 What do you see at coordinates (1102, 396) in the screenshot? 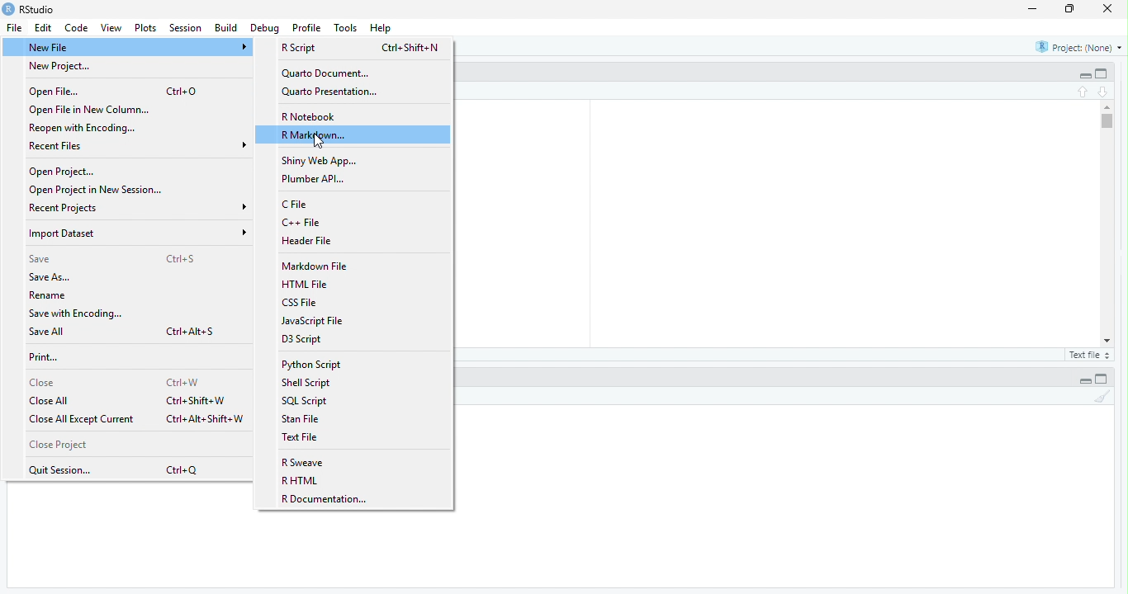
I see `clean` at bounding box center [1102, 396].